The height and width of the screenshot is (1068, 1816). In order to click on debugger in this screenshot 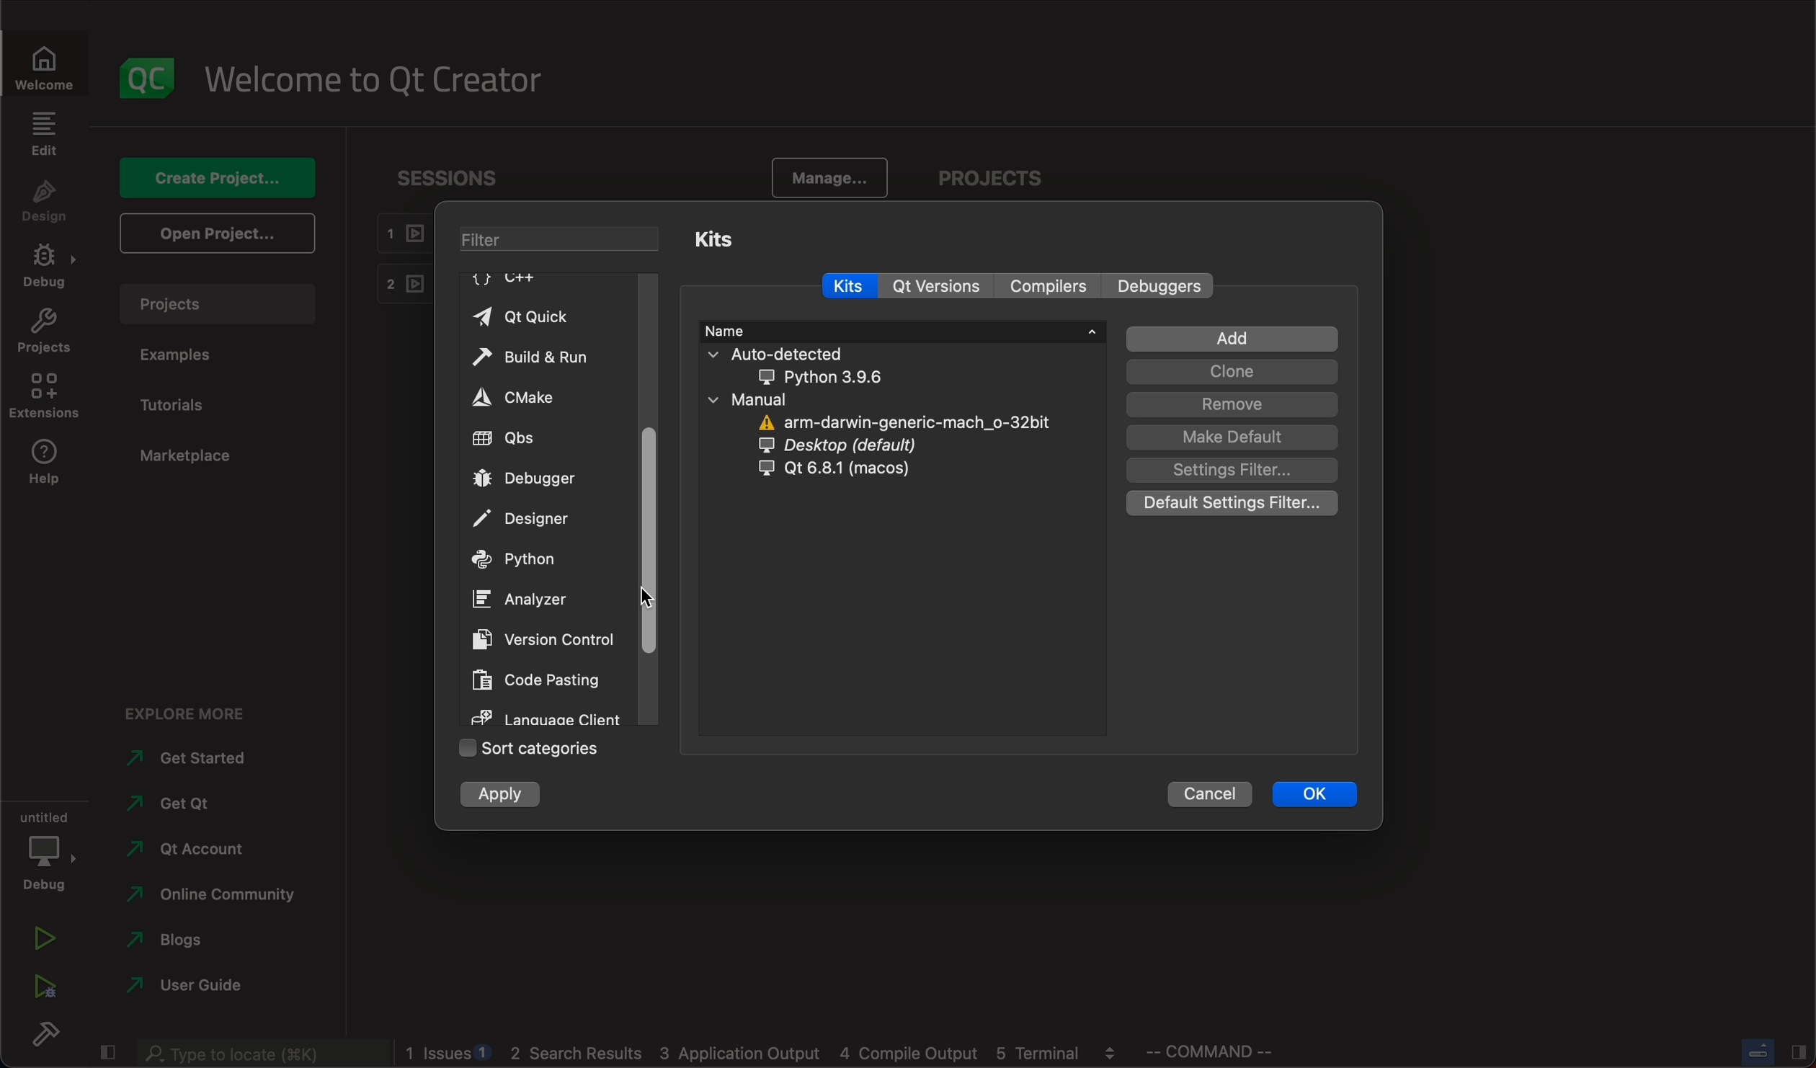, I will do `click(534, 479)`.